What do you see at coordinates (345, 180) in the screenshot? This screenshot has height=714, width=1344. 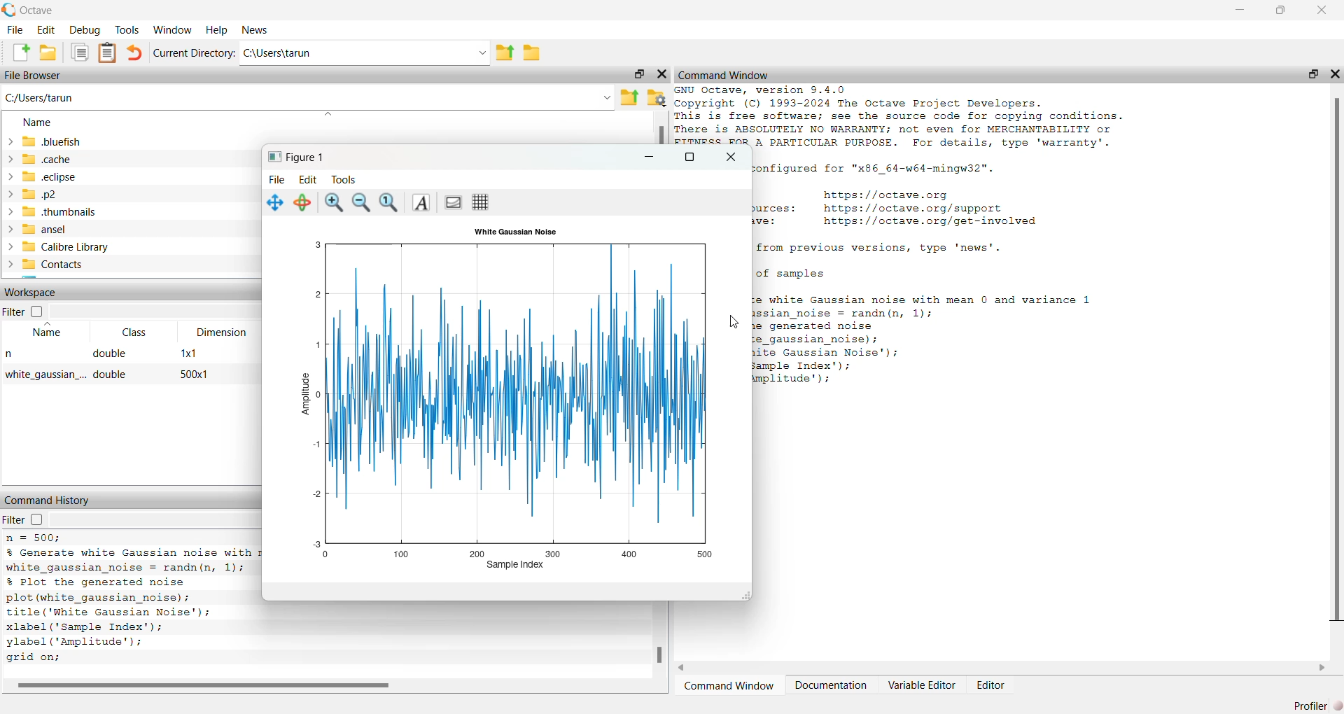 I see ` Tools` at bounding box center [345, 180].